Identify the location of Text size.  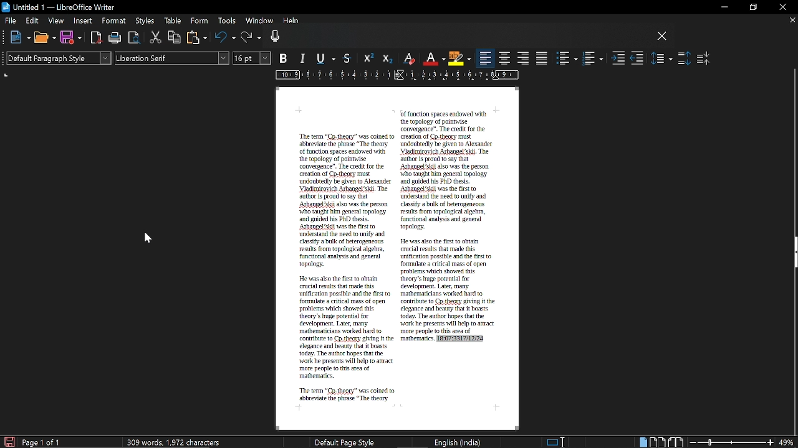
(252, 58).